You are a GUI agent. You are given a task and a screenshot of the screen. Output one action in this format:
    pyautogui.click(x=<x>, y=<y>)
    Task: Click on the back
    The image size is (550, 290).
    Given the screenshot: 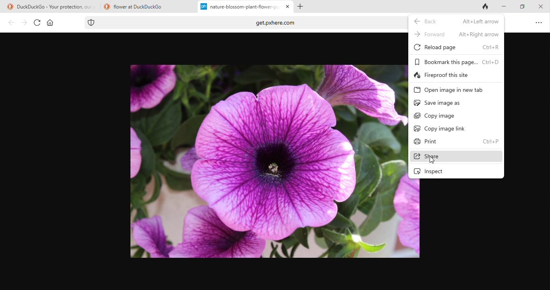 What is the action you would take?
    pyautogui.click(x=456, y=21)
    